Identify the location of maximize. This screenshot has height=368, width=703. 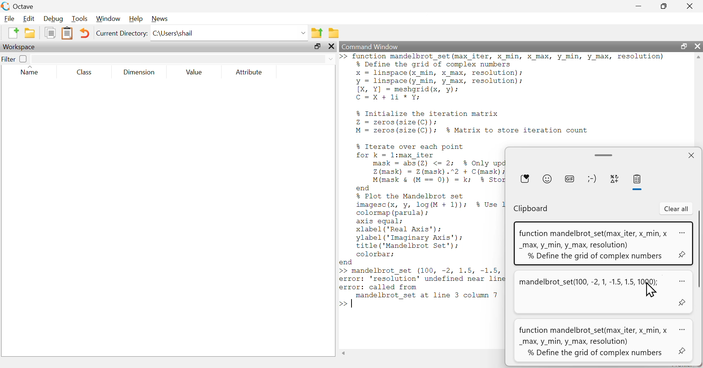
(684, 47).